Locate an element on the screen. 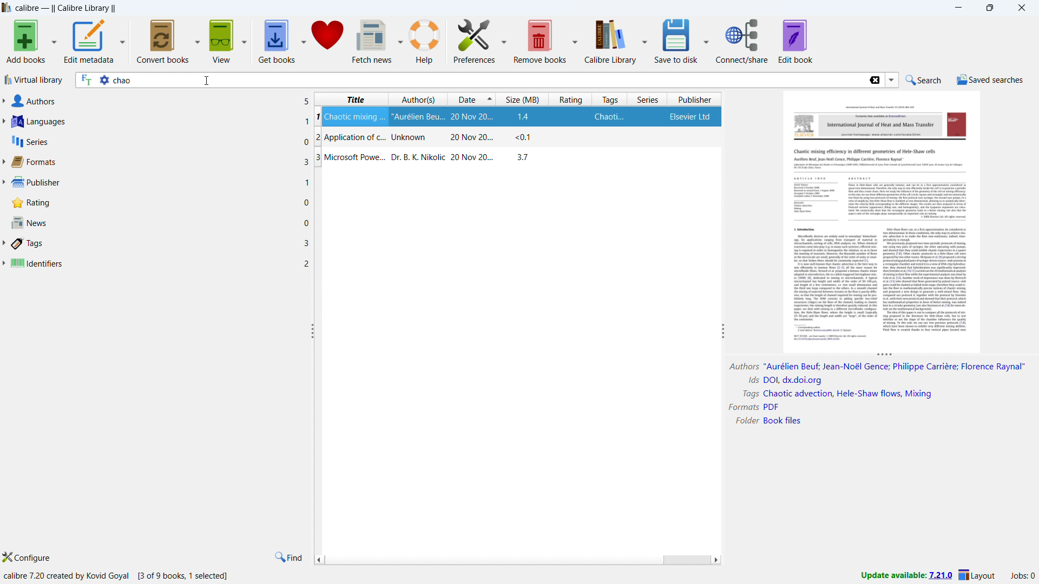  [3 of 9 books, 1 selected] is located at coordinates (183, 575).